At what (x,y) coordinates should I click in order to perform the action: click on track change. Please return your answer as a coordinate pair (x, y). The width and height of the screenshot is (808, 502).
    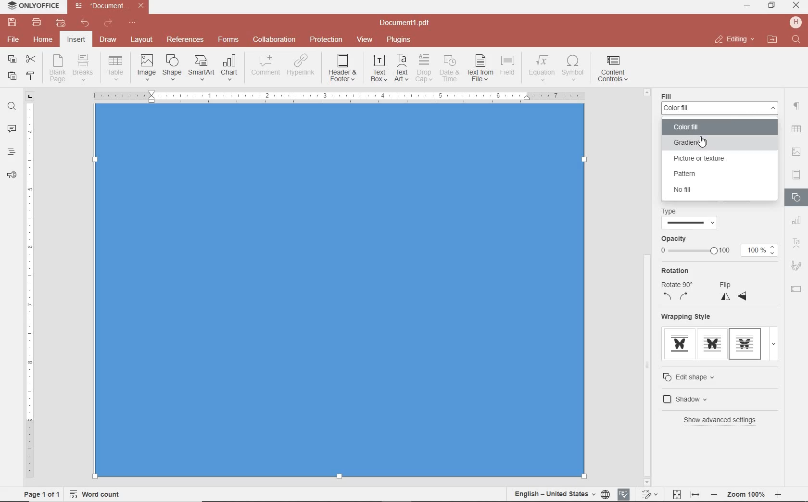
    Looking at the image, I should click on (648, 495).